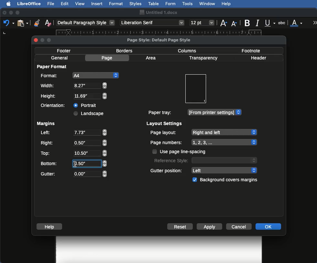  Describe the element at coordinates (5, 13) in the screenshot. I see `Close` at that location.